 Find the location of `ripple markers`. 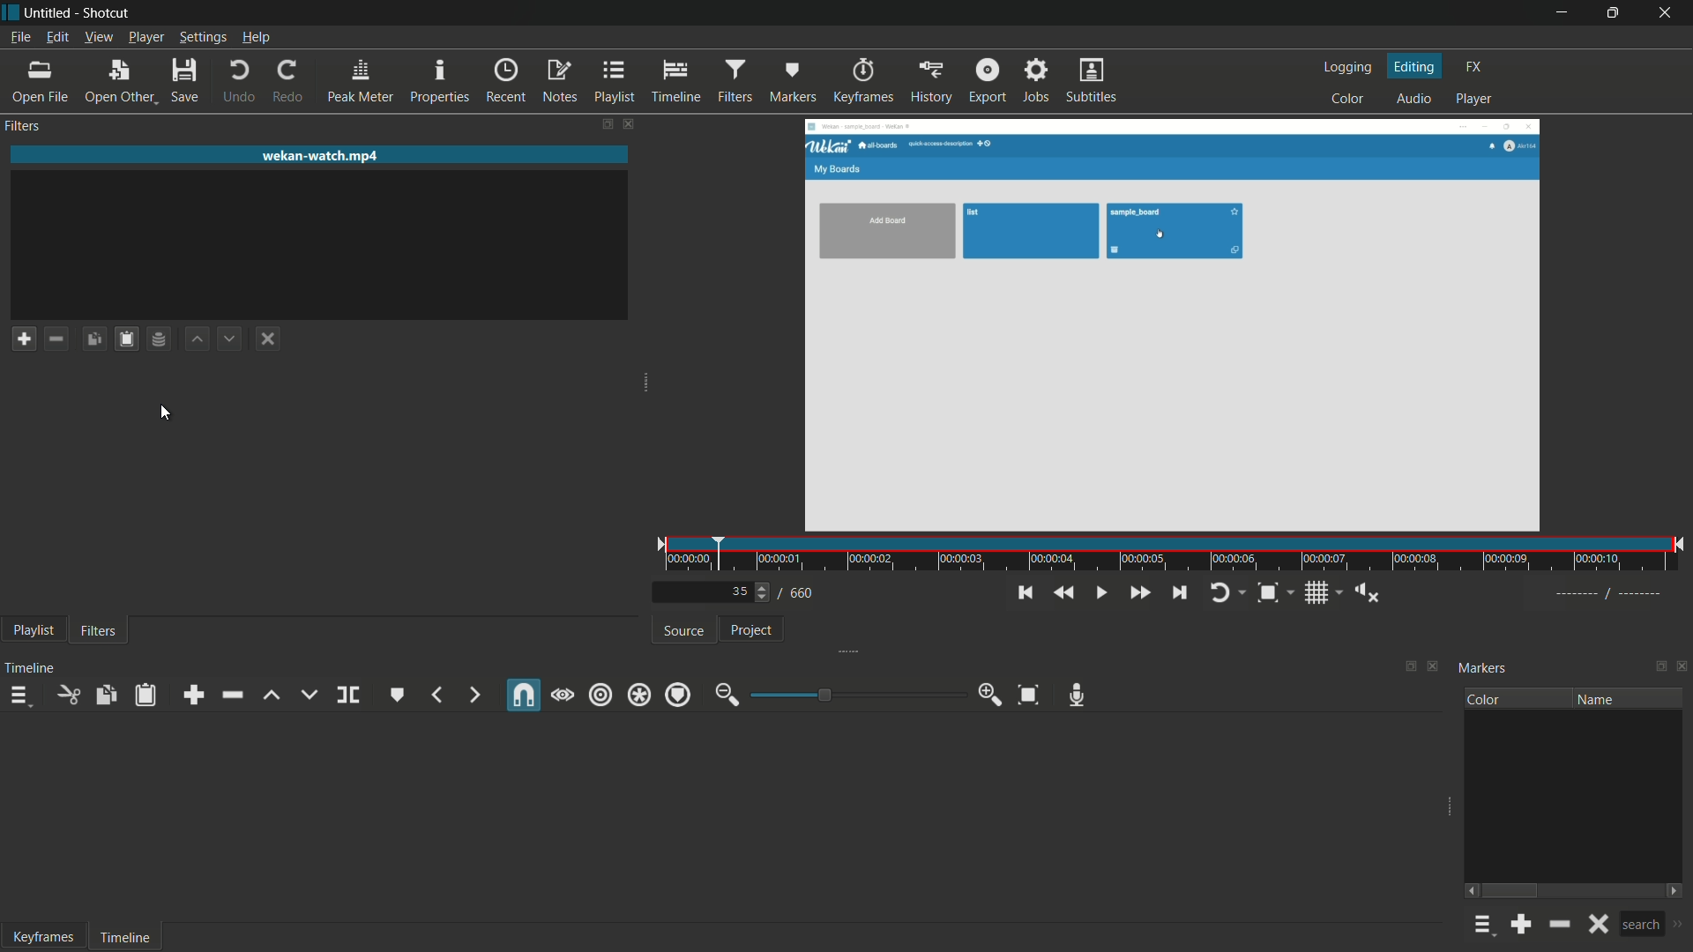

ripple markers is located at coordinates (679, 695).